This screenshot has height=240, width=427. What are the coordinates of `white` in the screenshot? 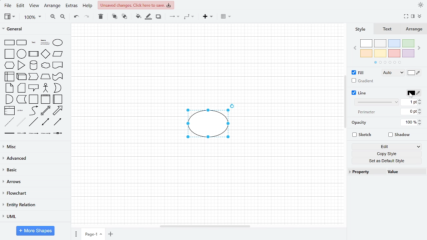 It's located at (366, 44).